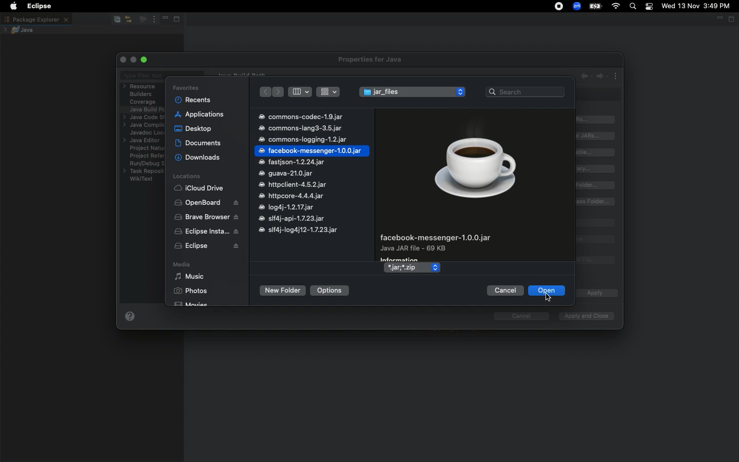 Image resolution: width=739 pixels, height=462 pixels. I want to click on Java build path, so click(147, 109).